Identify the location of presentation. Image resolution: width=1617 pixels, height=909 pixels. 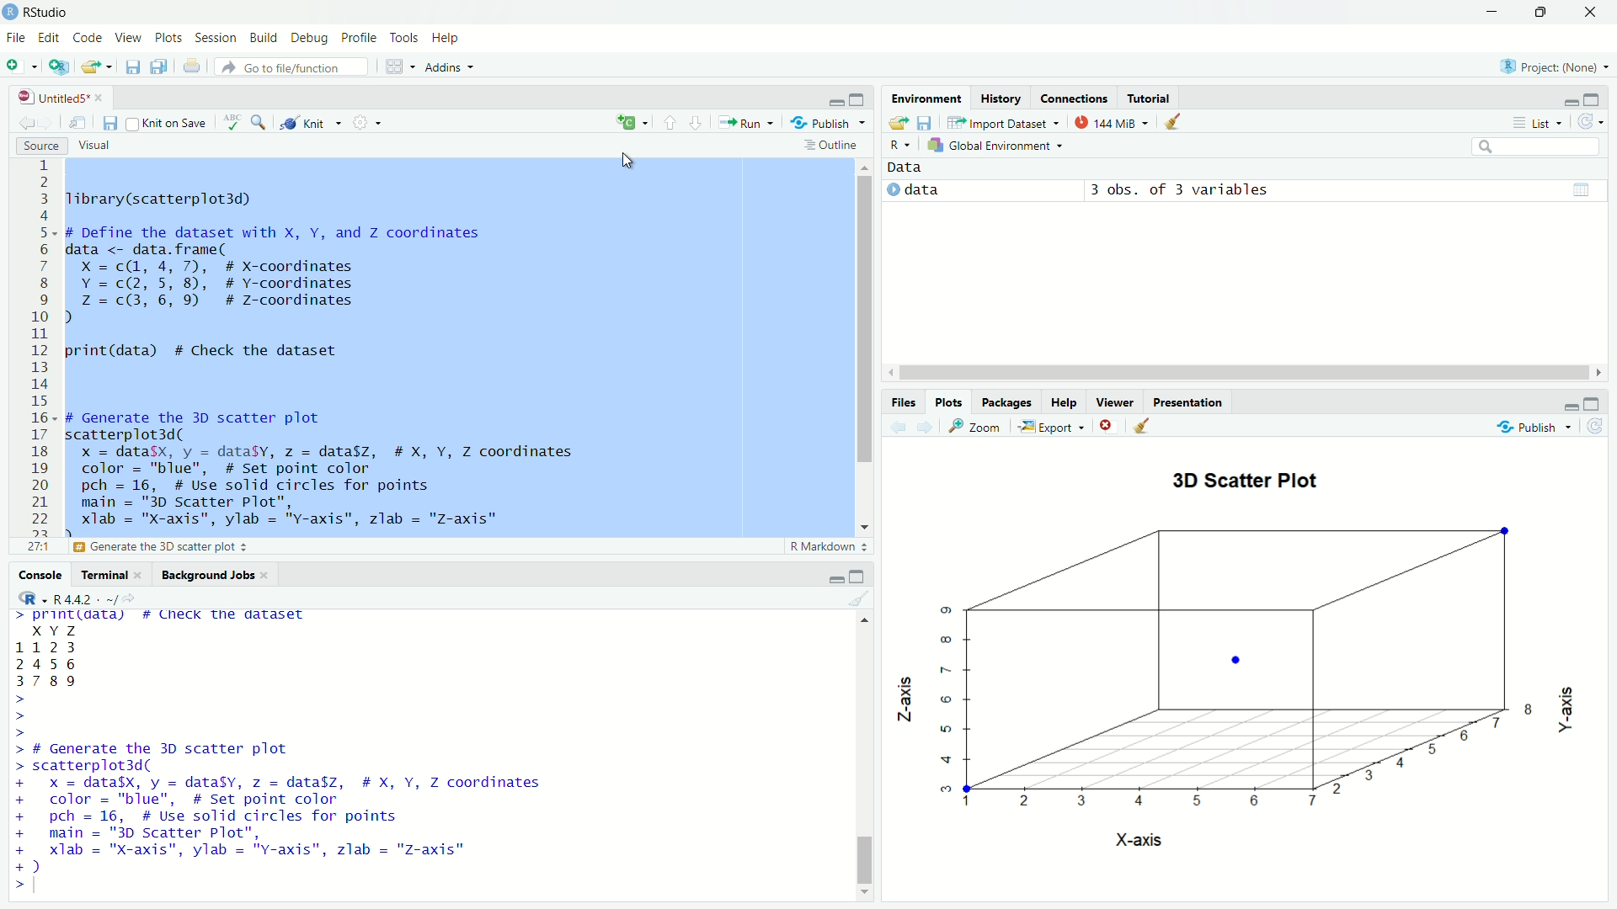
(1190, 402).